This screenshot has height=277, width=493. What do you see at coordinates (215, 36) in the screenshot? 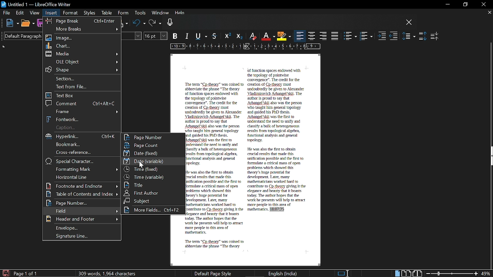
I see `strikethrough` at bounding box center [215, 36].